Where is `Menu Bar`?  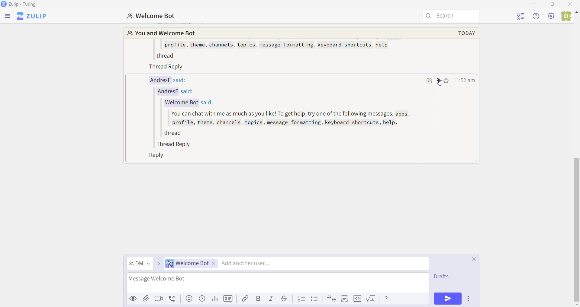 Menu Bar is located at coordinates (8, 17).